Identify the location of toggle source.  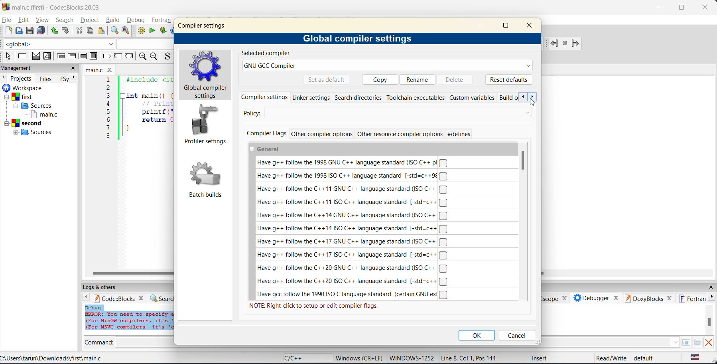
(167, 57).